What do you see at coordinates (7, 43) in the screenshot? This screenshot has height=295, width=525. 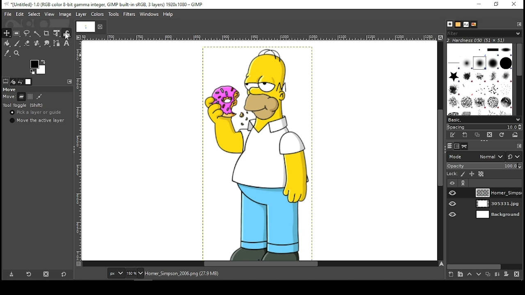 I see `painbucket tool` at bounding box center [7, 43].